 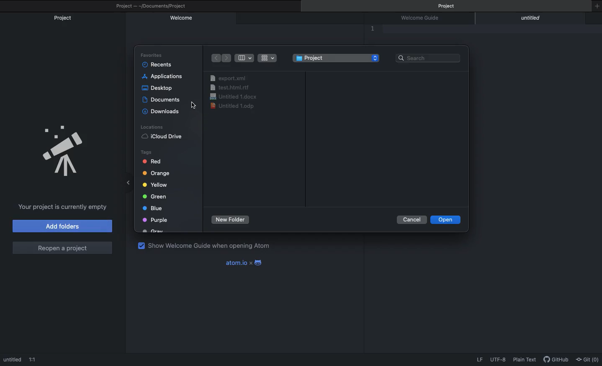 I want to click on Favorites, so click(x=153, y=55).